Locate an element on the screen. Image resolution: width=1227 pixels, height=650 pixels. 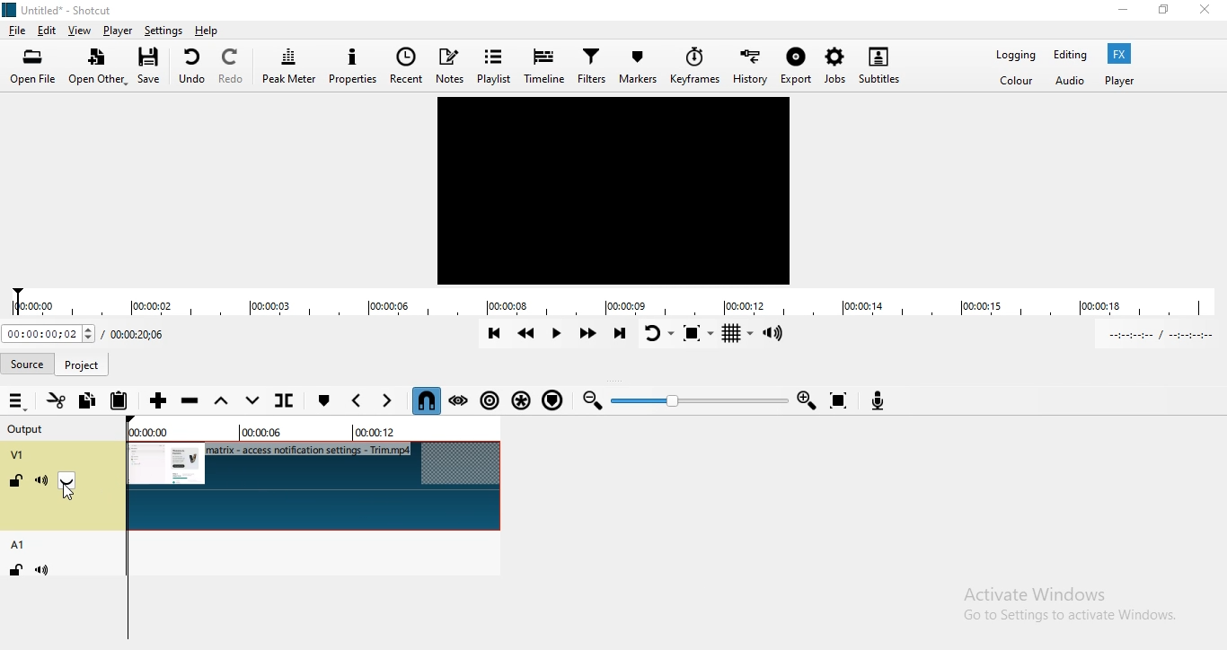
Player is located at coordinates (119, 31).